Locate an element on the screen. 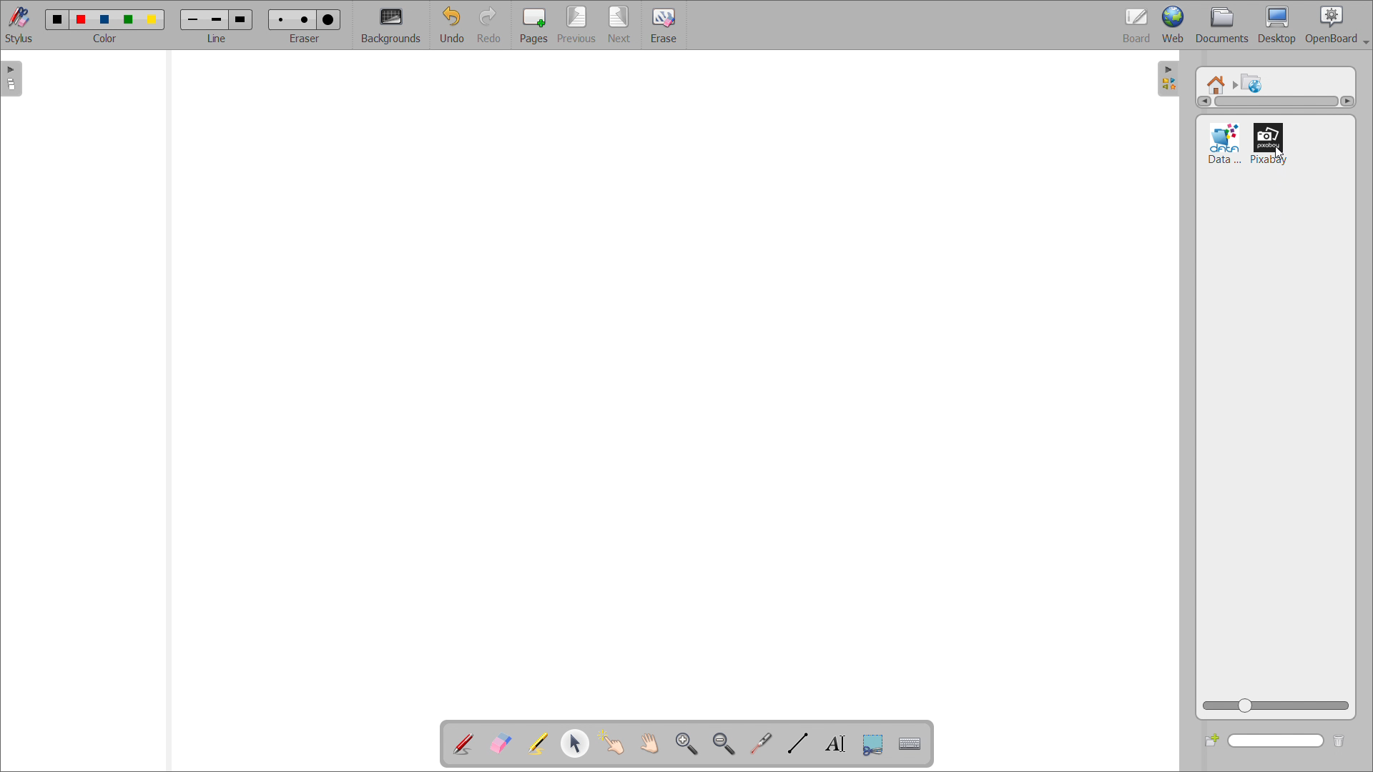  add annotation is located at coordinates (463, 744).